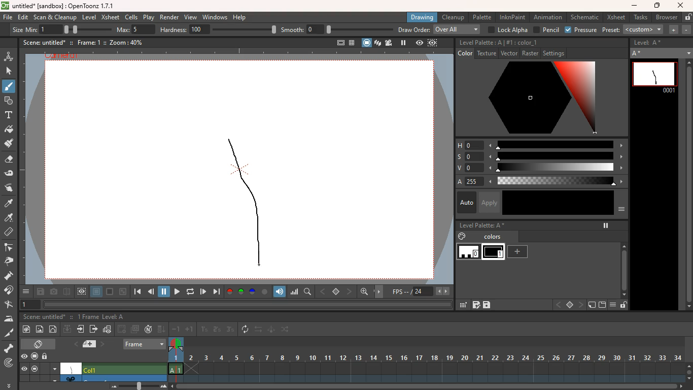 This screenshot has height=390, width=693. Describe the element at coordinates (512, 17) in the screenshot. I see `inknpaint` at that location.